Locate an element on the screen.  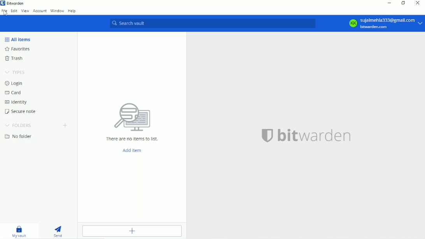
KK sujalmehla333@gmail.com     bitwarden.com is located at coordinates (385, 23).